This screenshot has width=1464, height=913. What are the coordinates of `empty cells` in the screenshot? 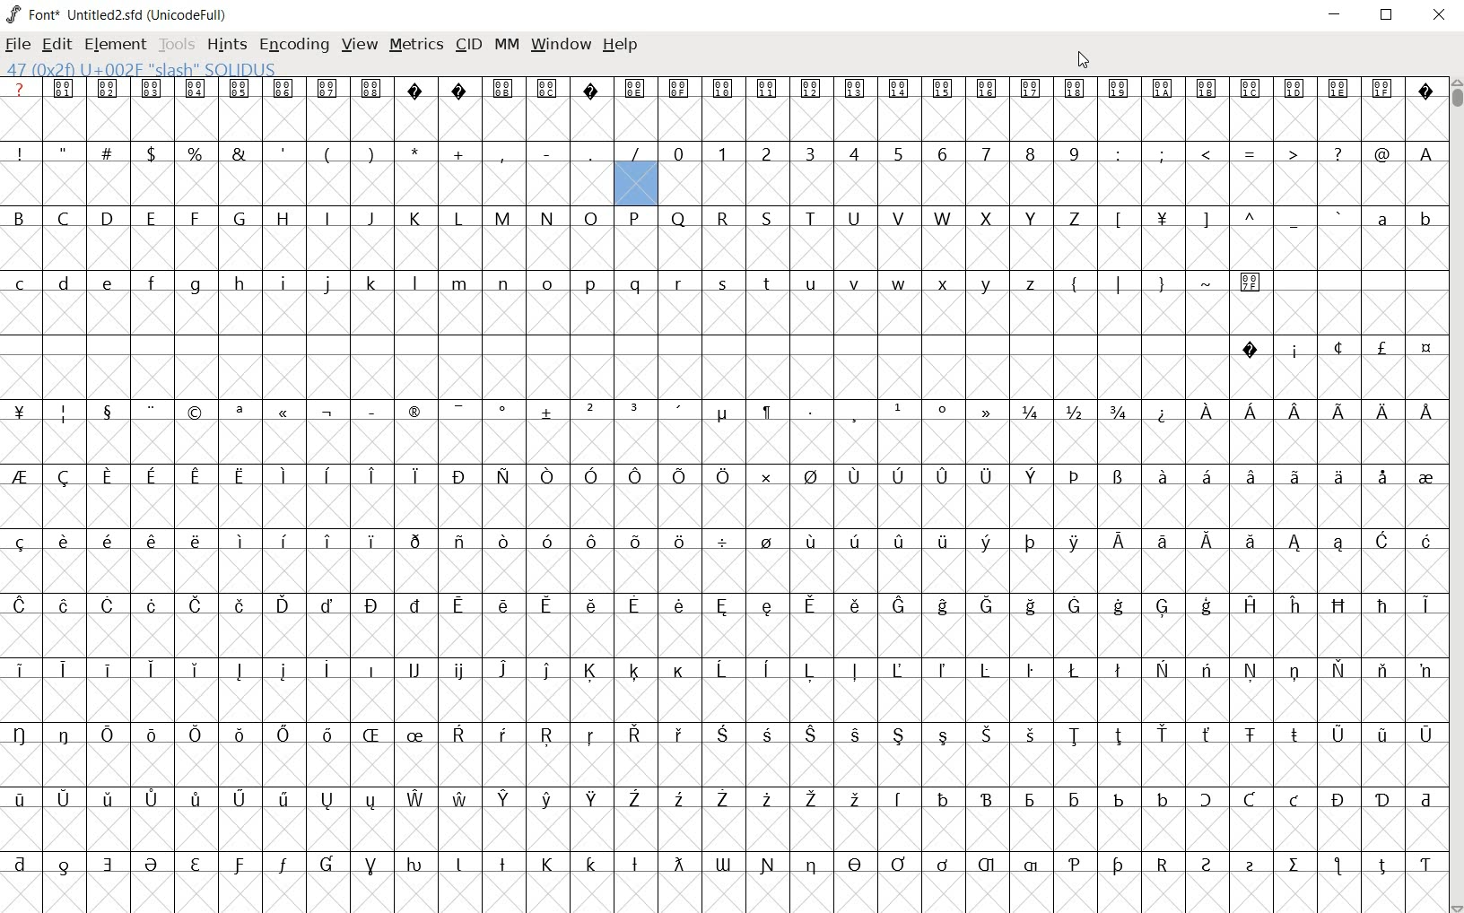 It's located at (724, 121).